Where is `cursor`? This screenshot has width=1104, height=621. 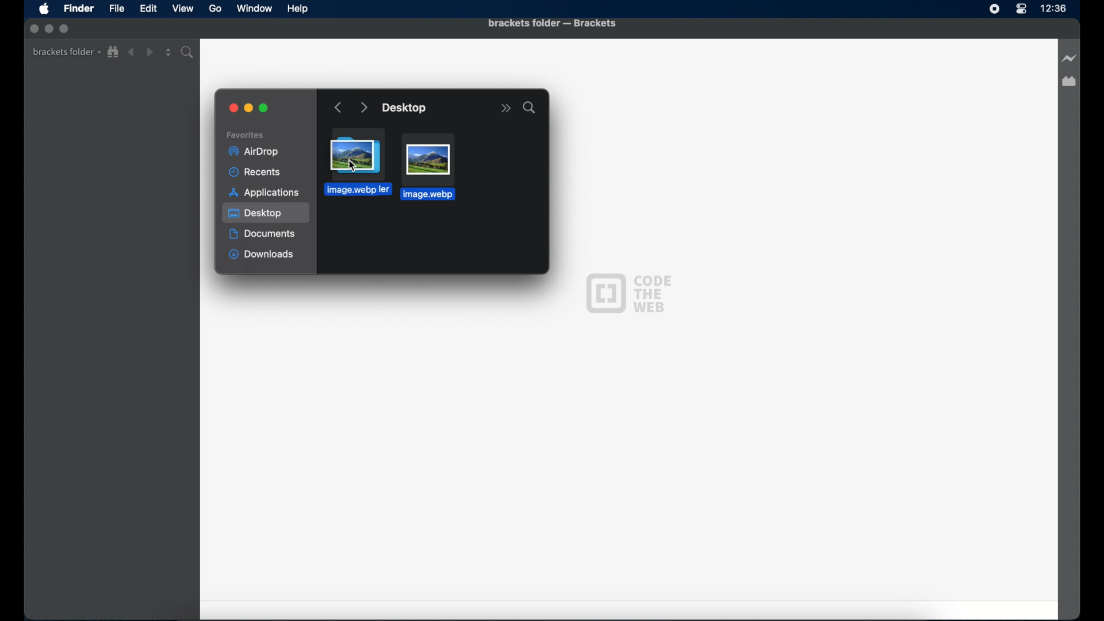
cursor is located at coordinates (352, 166).